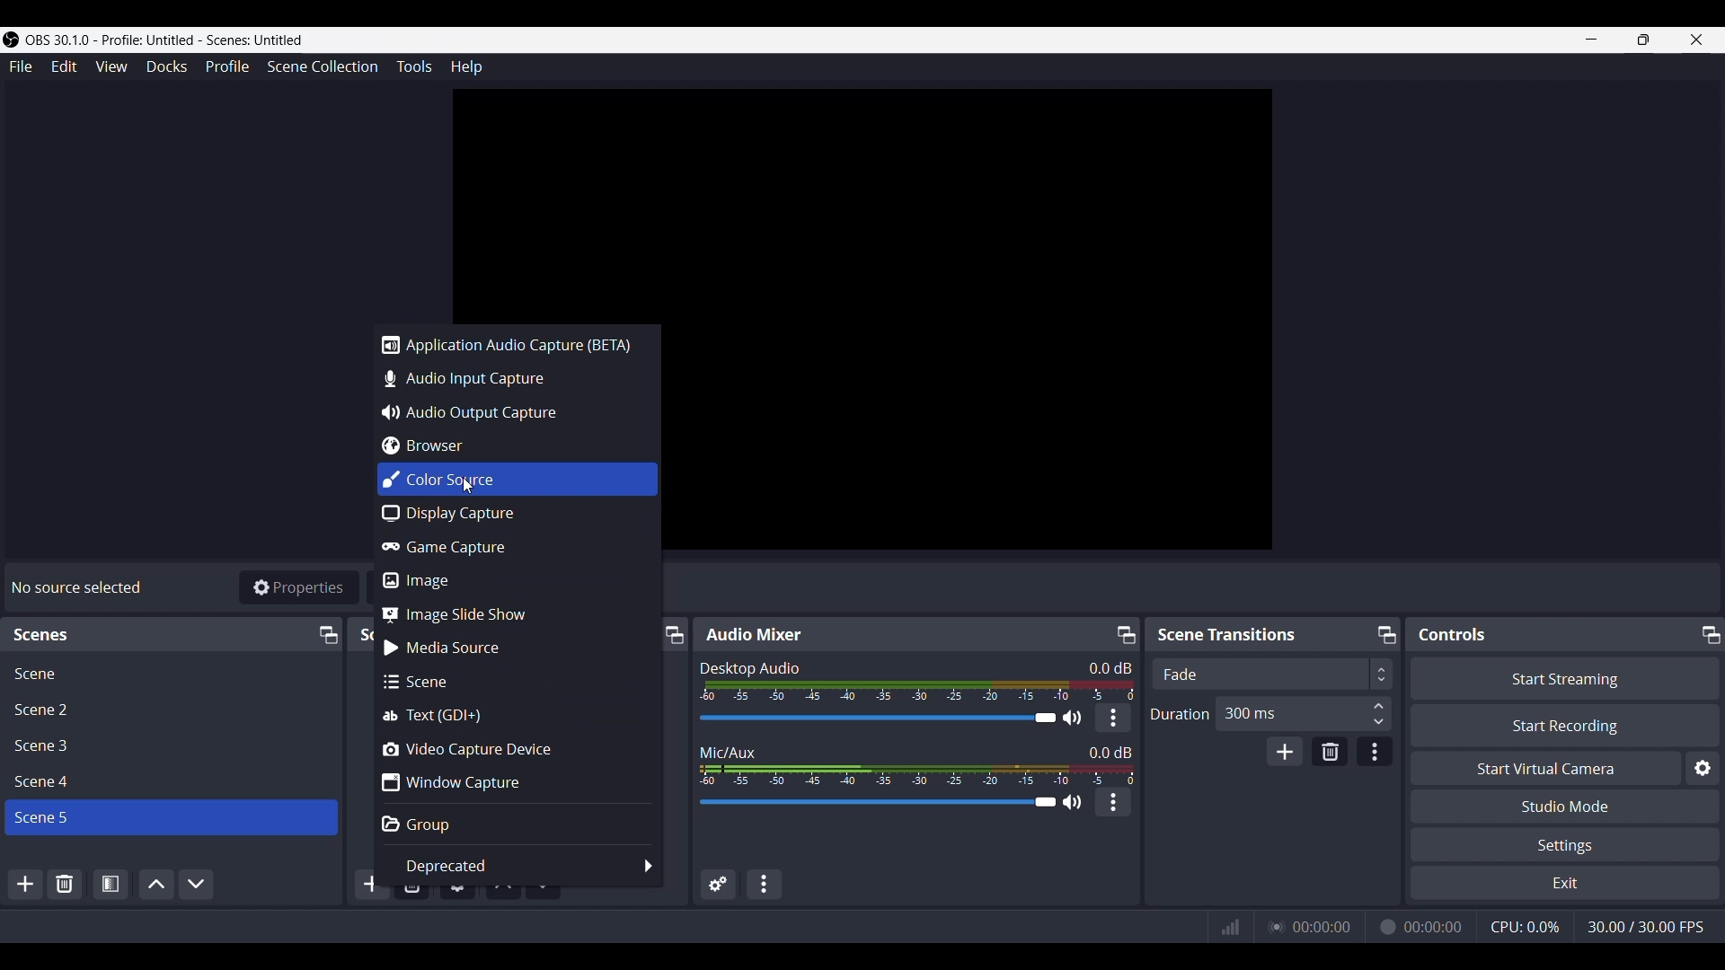  I want to click on Help, so click(464, 66).